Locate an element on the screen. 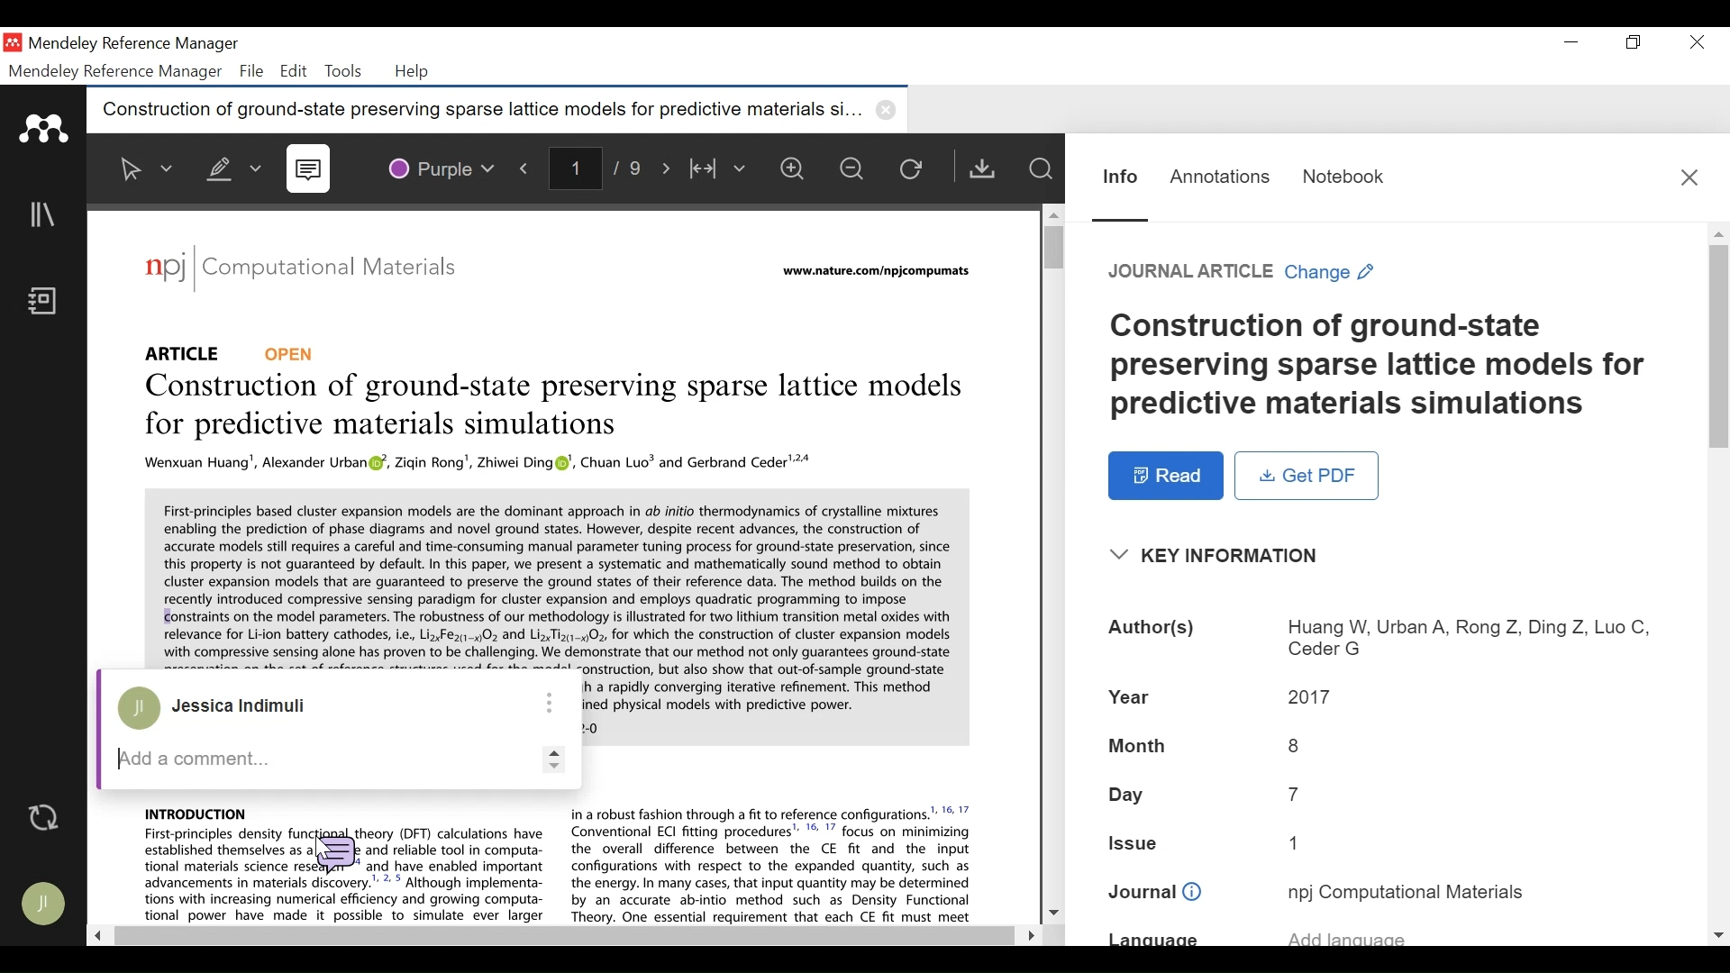  Horizontal Scroll bar is located at coordinates (560, 936).